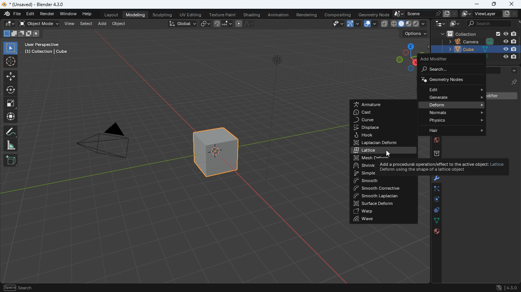 This screenshot has width=521, height=292. What do you see at coordinates (491, 23) in the screenshot?
I see `seaarch` at bounding box center [491, 23].